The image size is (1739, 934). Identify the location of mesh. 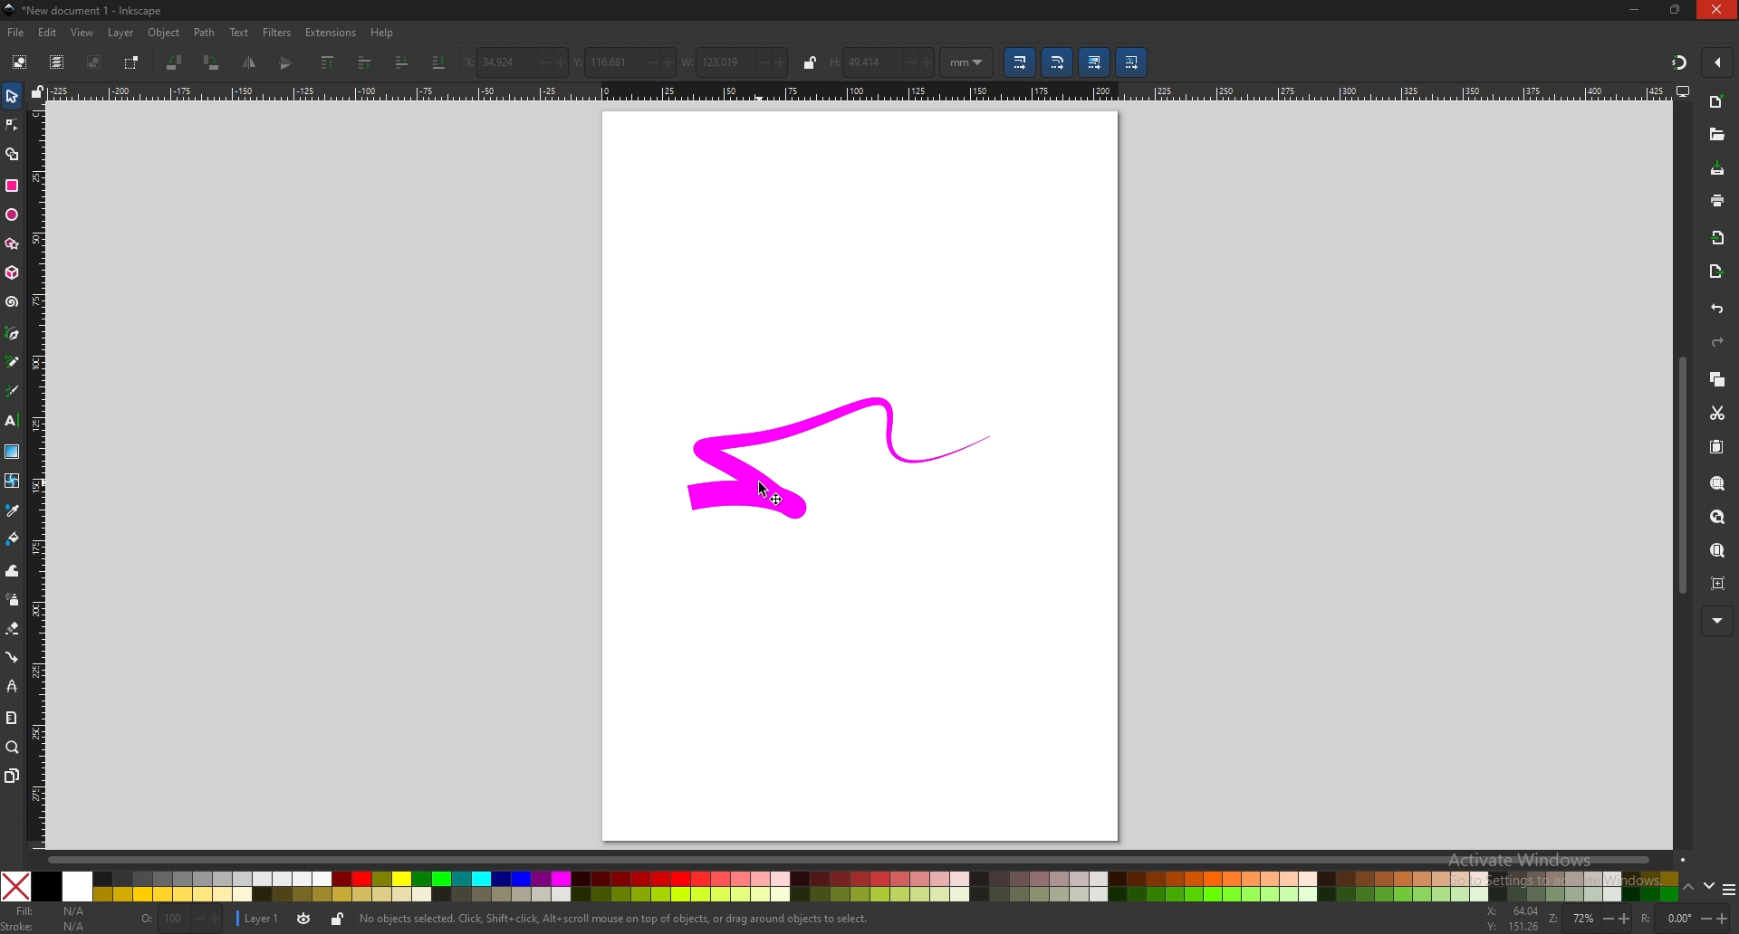
(13, 481).